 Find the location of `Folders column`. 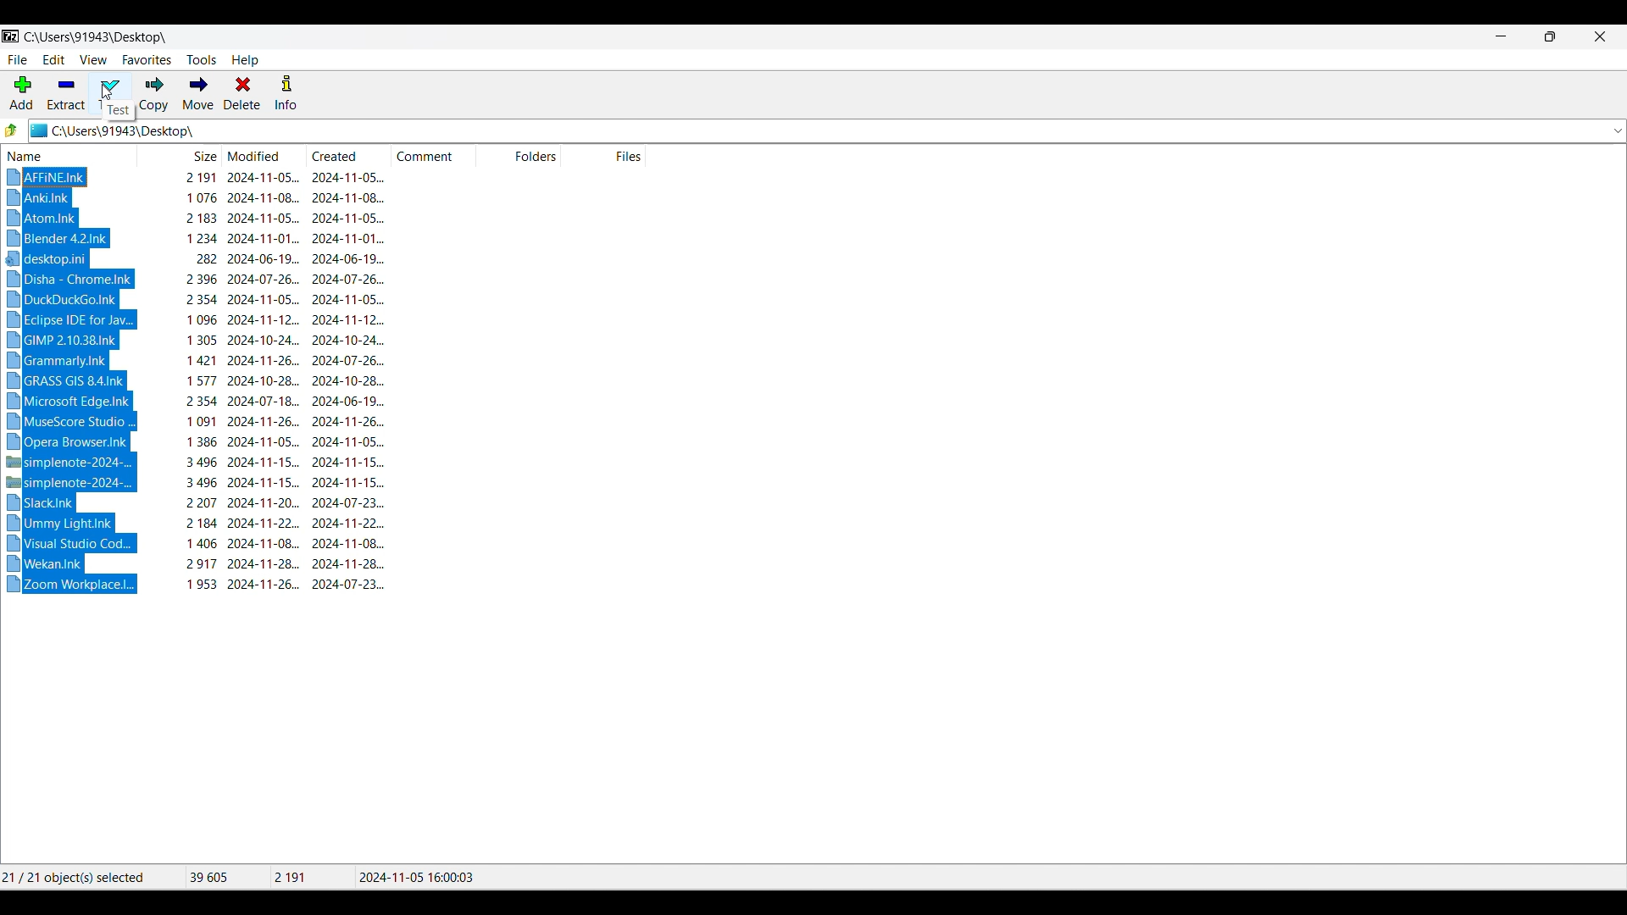

Folders column is located at coordinates (518, 154).